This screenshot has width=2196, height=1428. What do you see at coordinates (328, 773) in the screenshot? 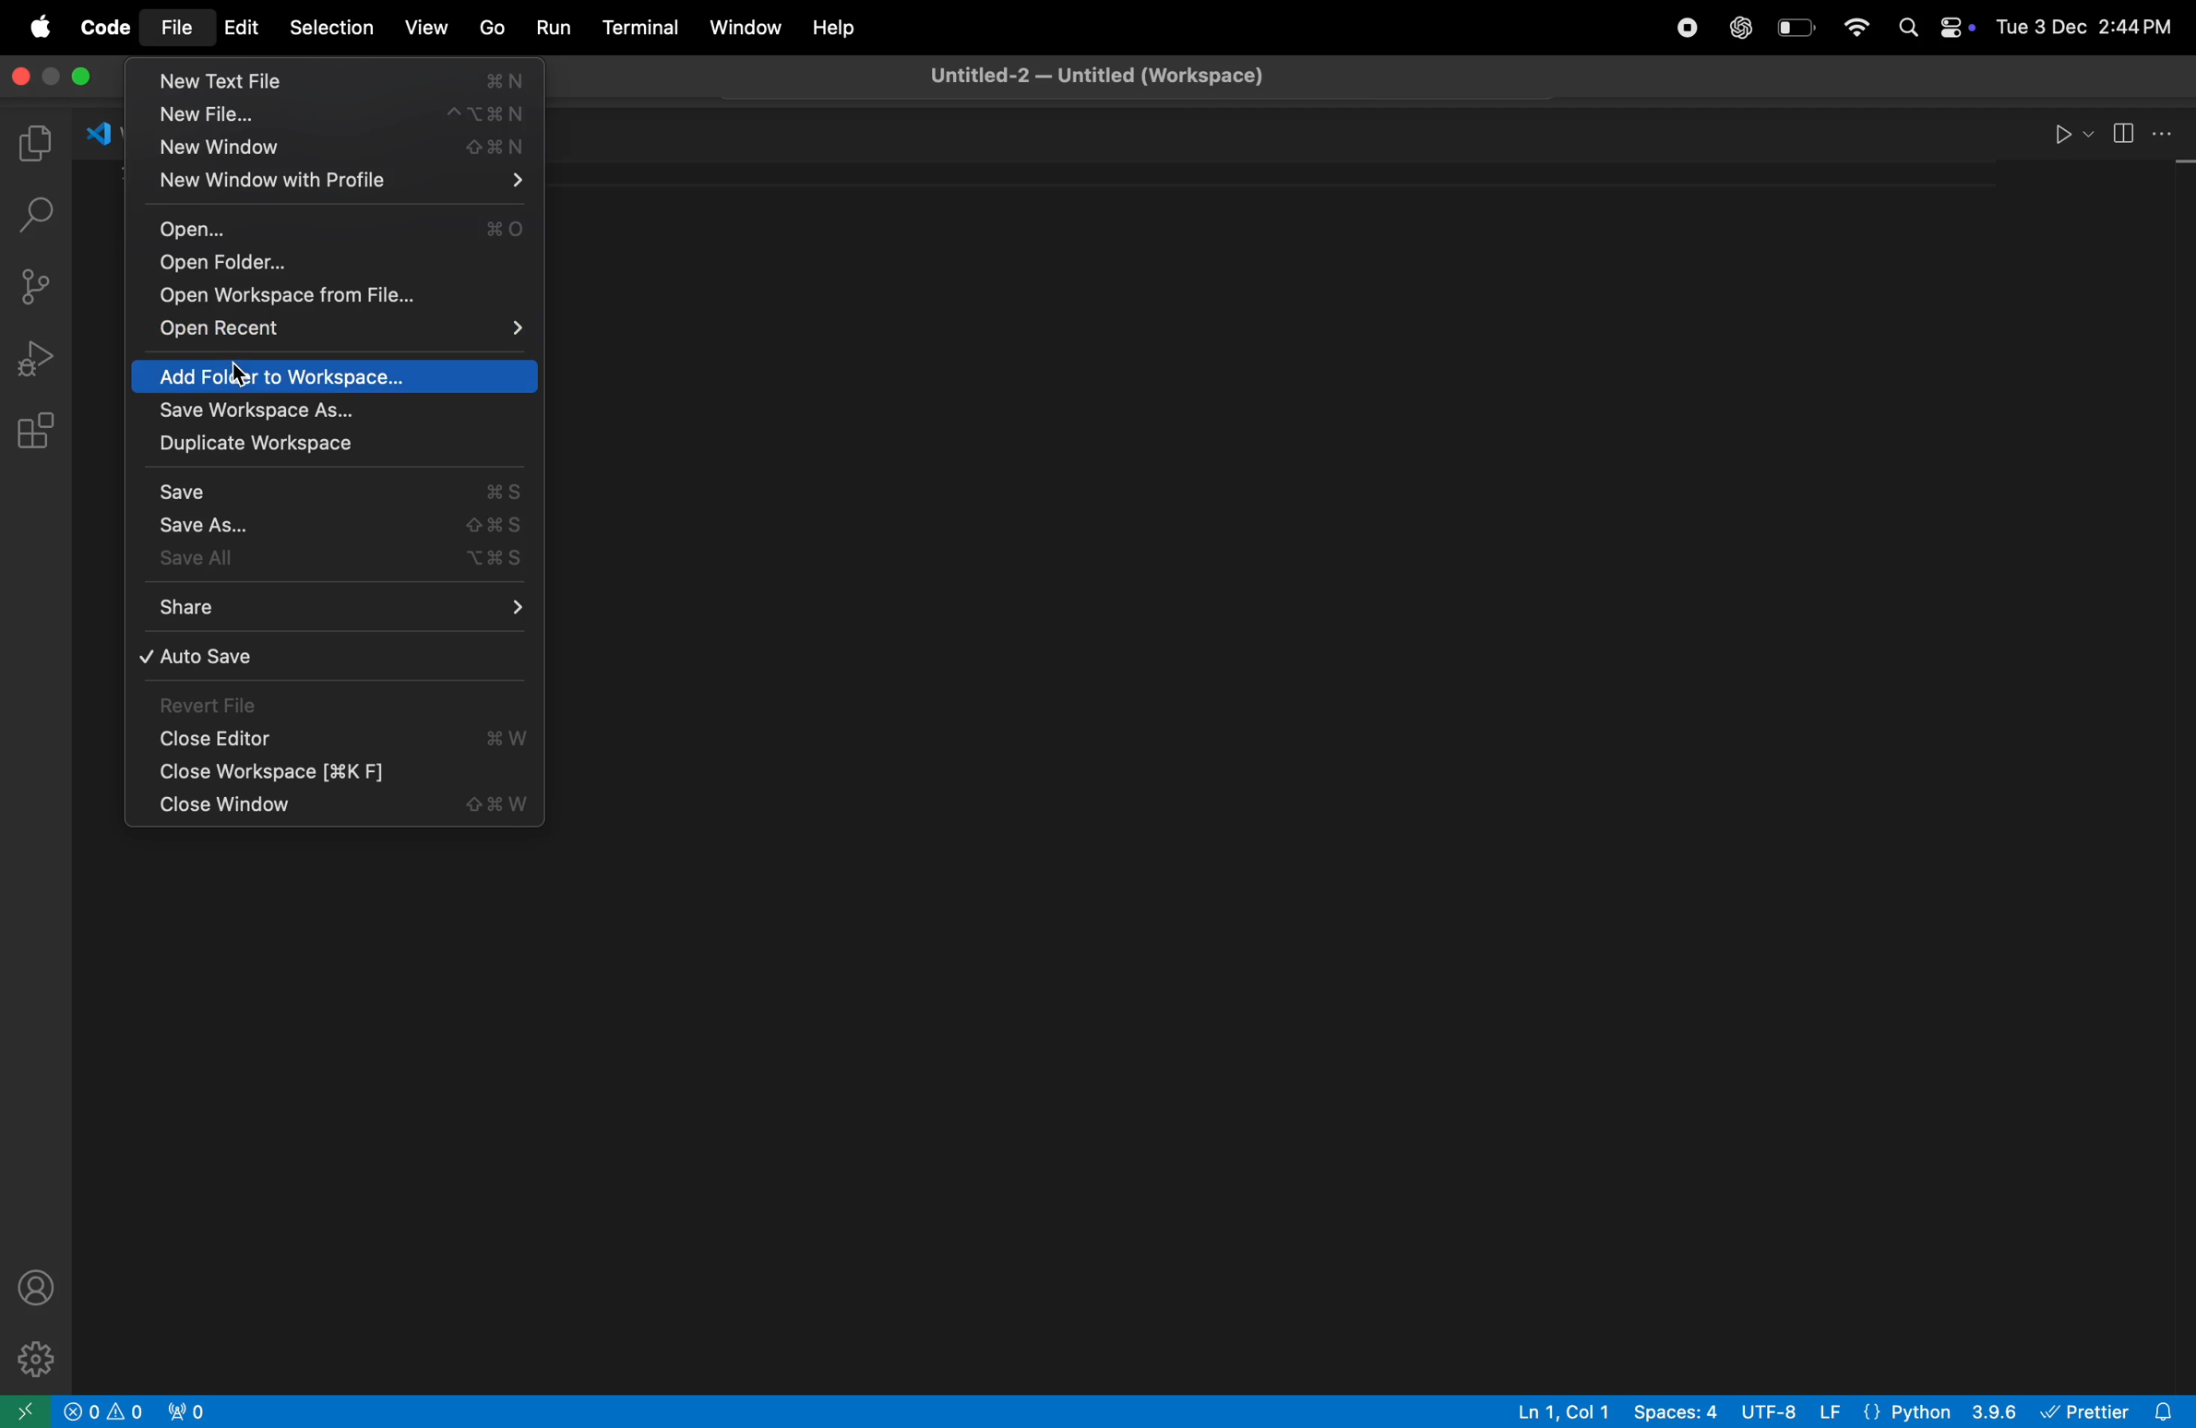
I see `close workspace` at bounding box center [328, 773].